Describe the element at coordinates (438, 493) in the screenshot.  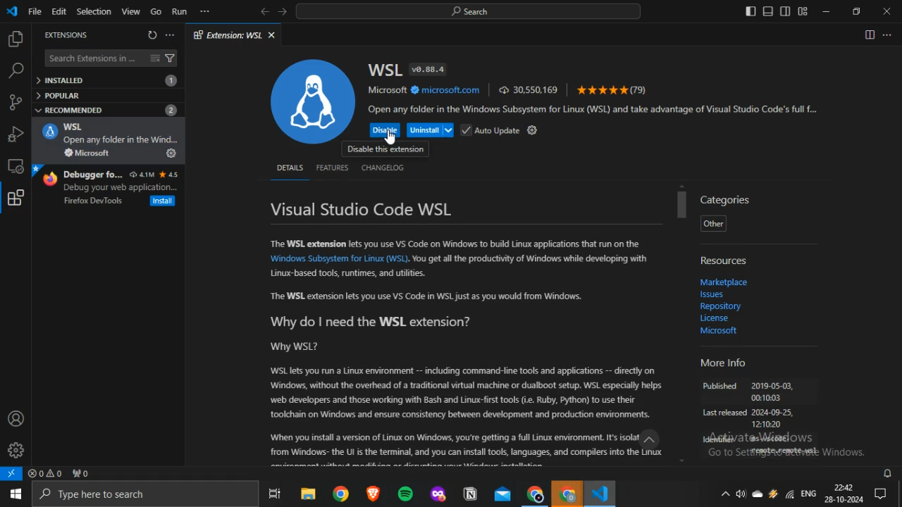
I see `mozilla firefox` at that location.